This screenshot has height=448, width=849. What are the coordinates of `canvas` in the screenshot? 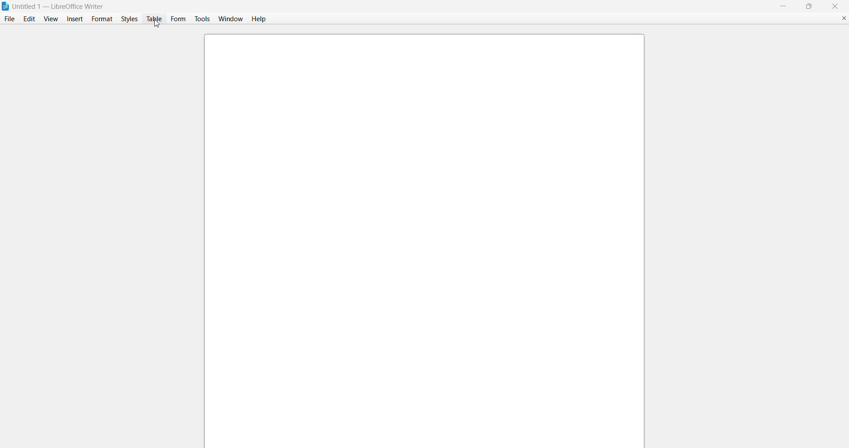 It's located at (425, 239).